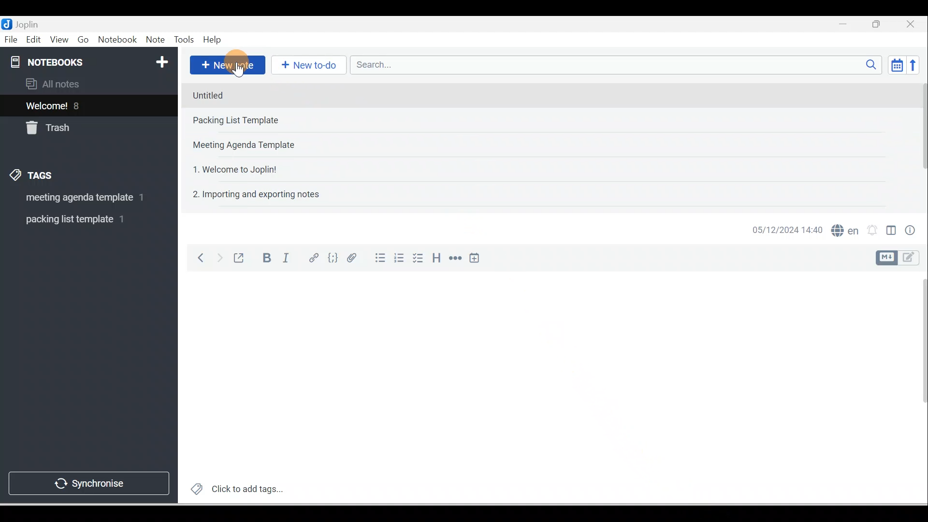 Image resolution: width=928 pixels, height=522 pixels. What do you see at coordinates (911, 232) in the screenshot?
I see `Note properties` at bounding box center [911, 232].